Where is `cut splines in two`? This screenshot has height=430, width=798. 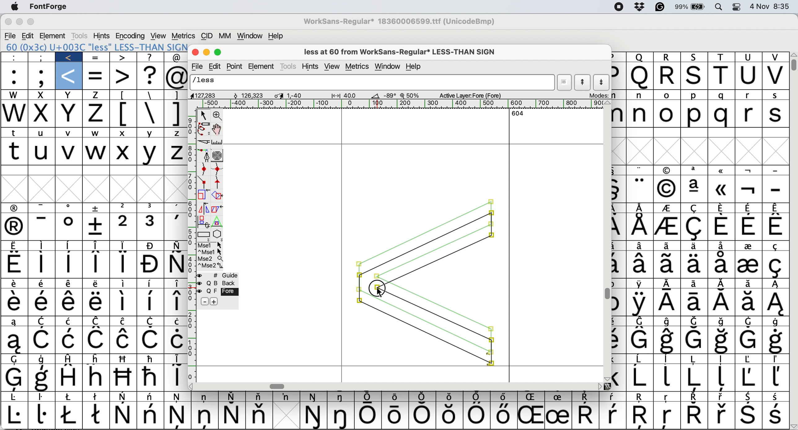 cut splines in two is located at coordinates (204, 143).